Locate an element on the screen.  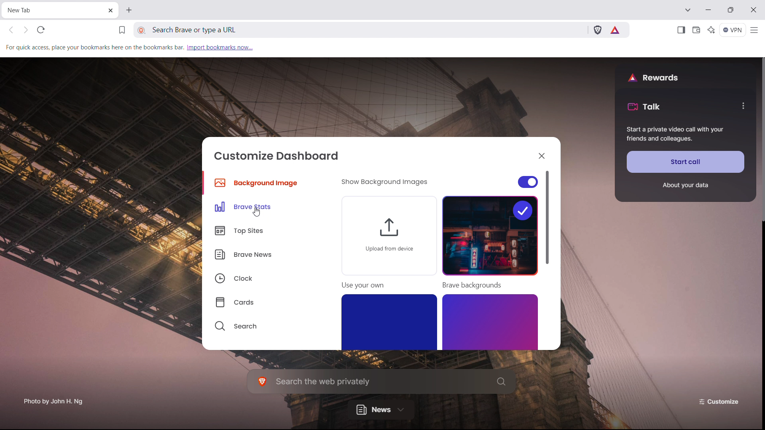
news is located at coordinates (381, 409).